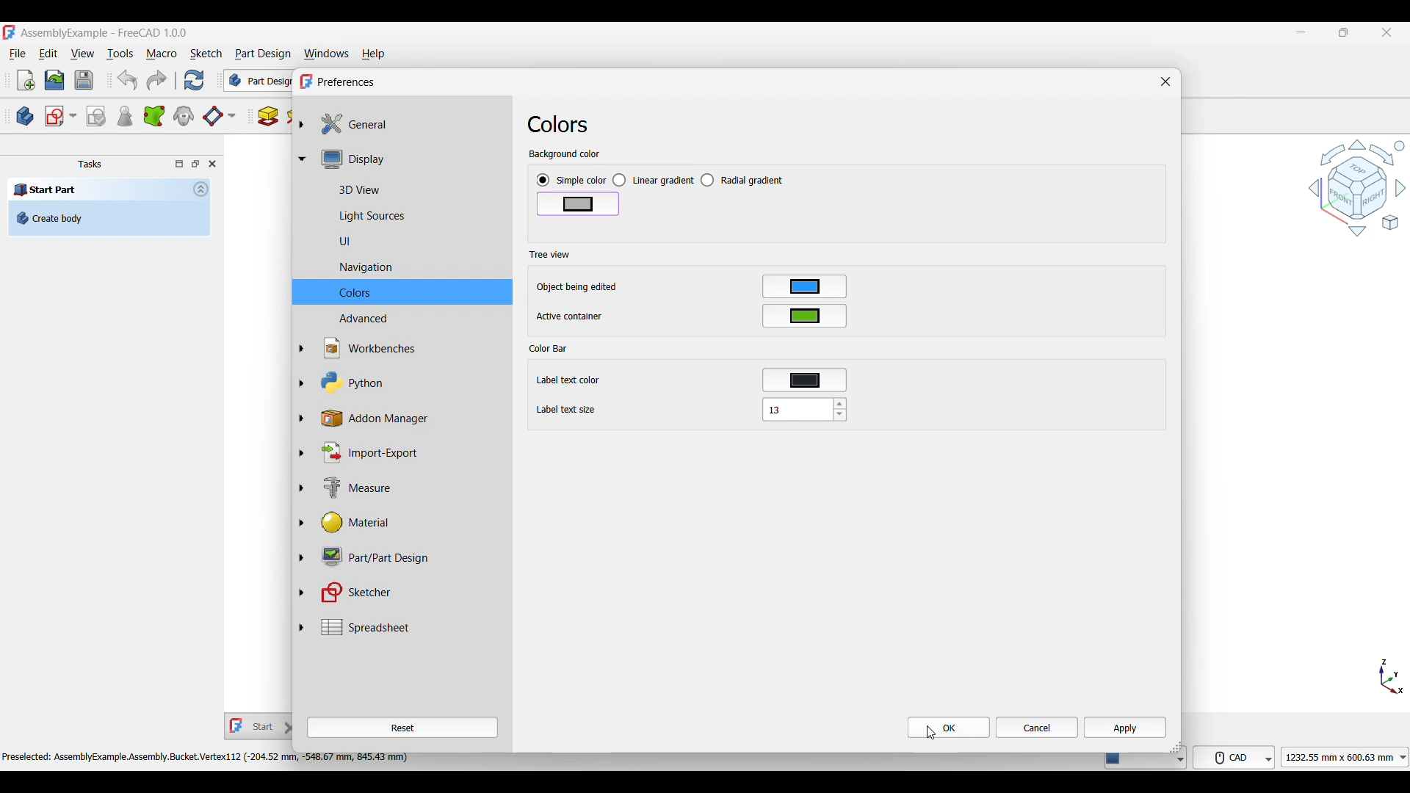 The height and width of the screenshot is (793, 1410). Describe the element at coordinates (374, 54) in the screenshot. I see `Help menu` at that location.